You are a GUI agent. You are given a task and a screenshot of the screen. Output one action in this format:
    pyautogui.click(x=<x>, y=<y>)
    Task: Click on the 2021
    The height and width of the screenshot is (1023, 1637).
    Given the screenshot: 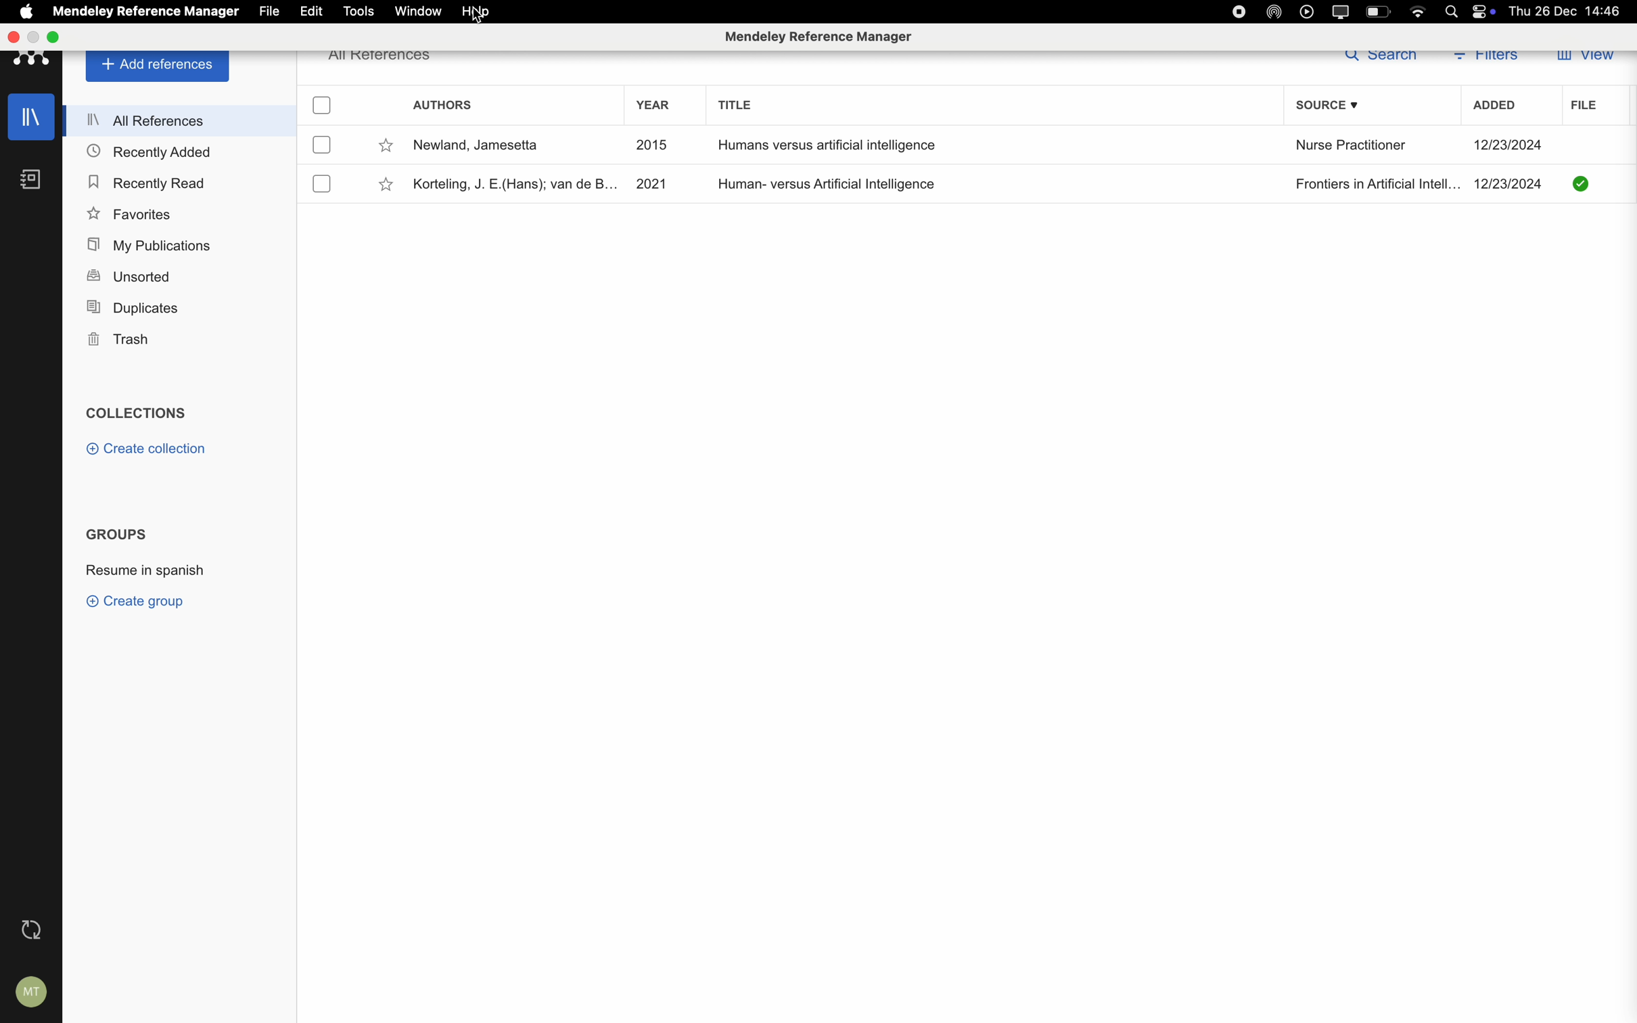 What is the action you would take?
    pyautogui.click(x=651, y=186)
    